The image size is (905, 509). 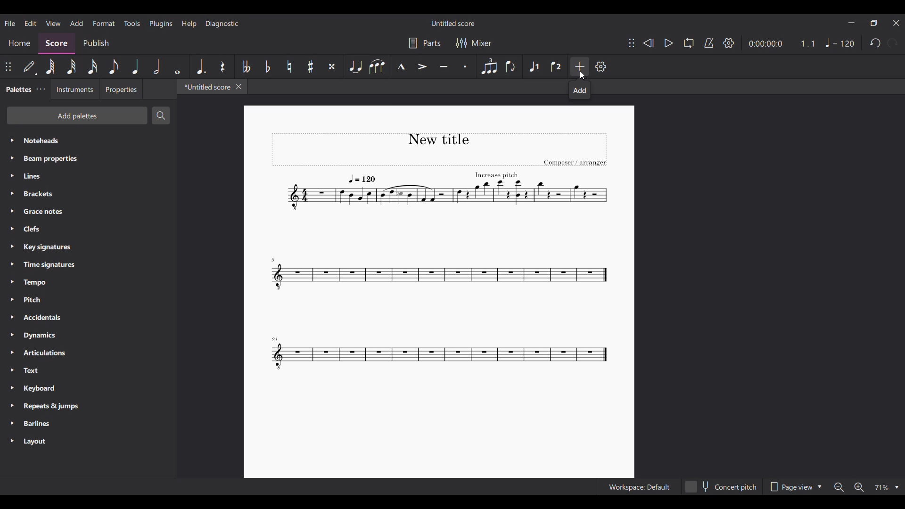 What do you see at coordinates (489, 66) in the screenshot?
I see `Tuplet` at bounding box center [489, 66].